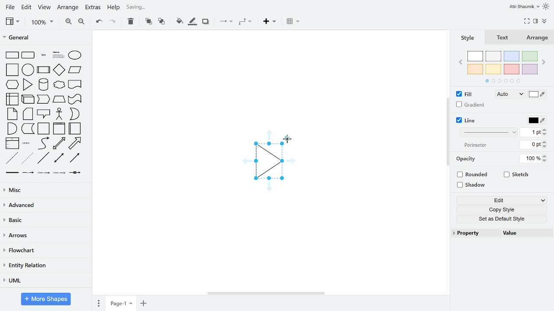 This screenshot has height=311, width=554. What do you see at coordinates (12, 159) in the screenshot?
I see `dashed line` at bounding box center [12, 159].